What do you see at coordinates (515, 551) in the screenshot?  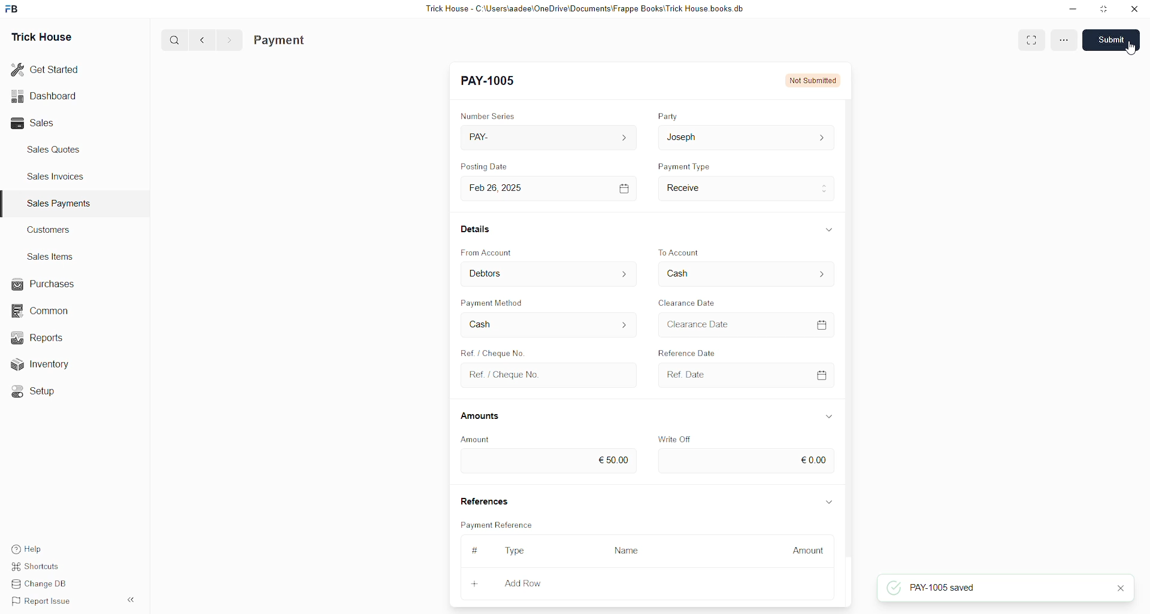 I see `Type` at bounding box center [515, 551].